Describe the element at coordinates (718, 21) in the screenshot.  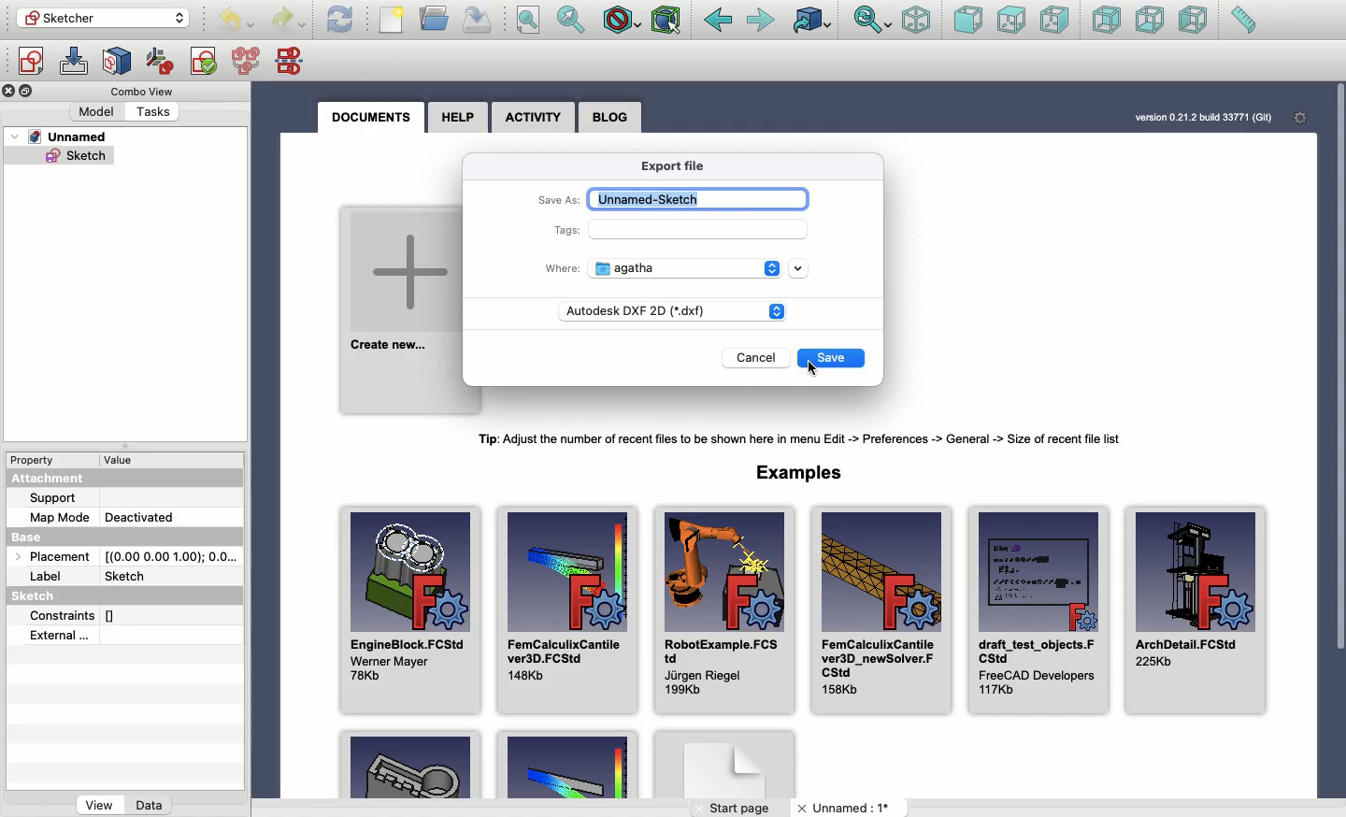
I see `Back` at that location.